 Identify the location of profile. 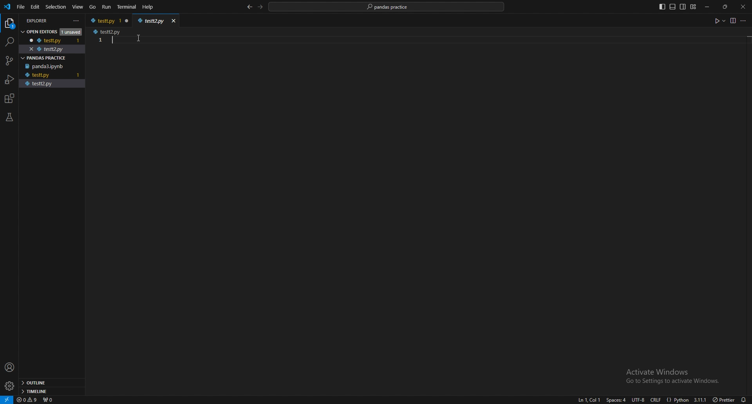
(10, 368).